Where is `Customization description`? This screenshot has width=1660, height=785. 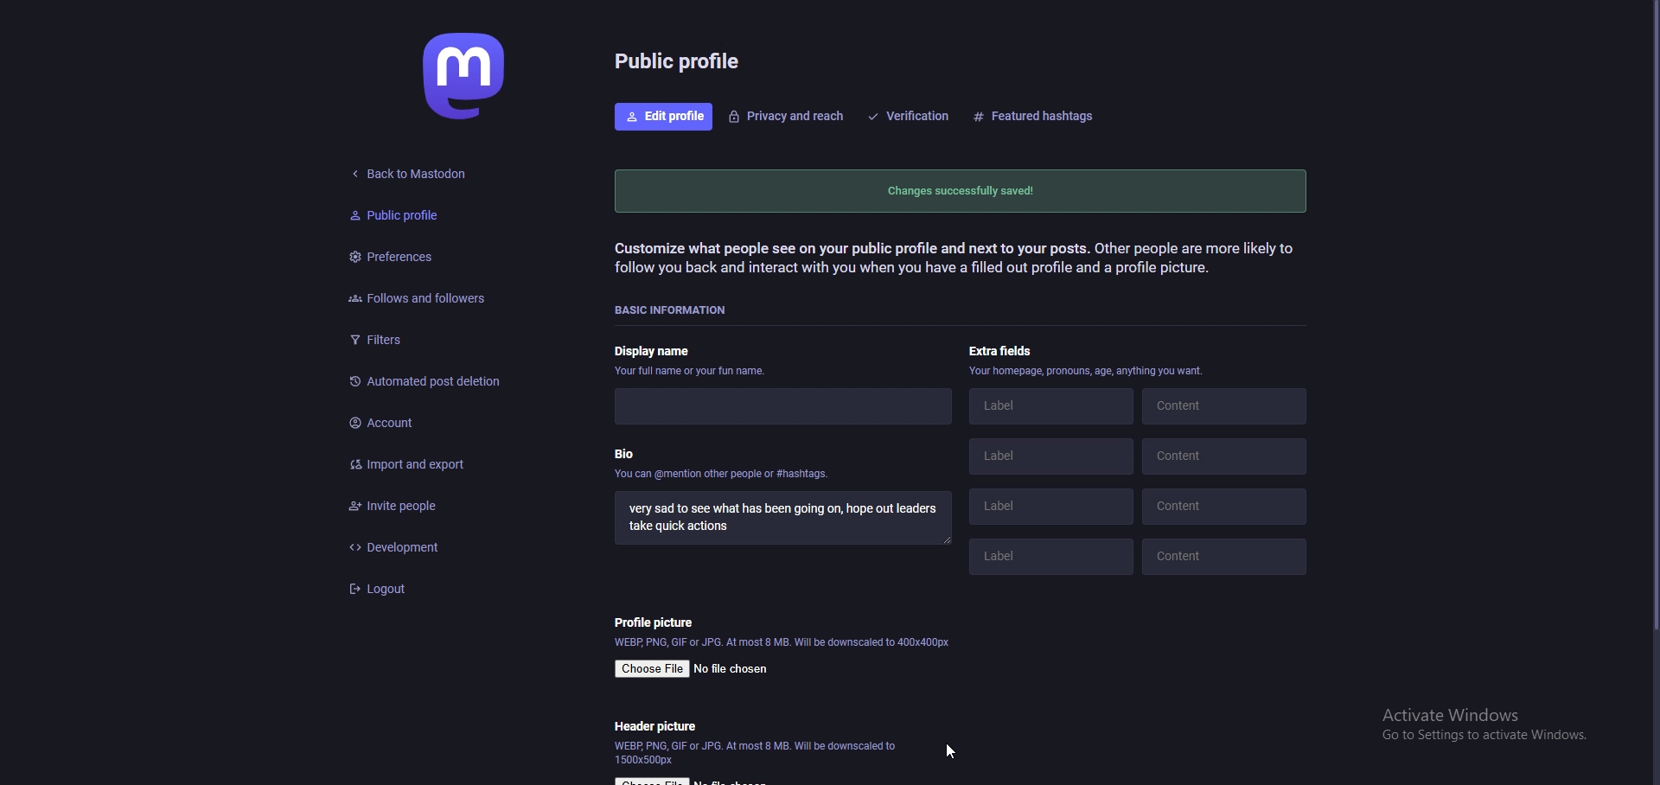
Customization description is located at coordinates (959, 257).